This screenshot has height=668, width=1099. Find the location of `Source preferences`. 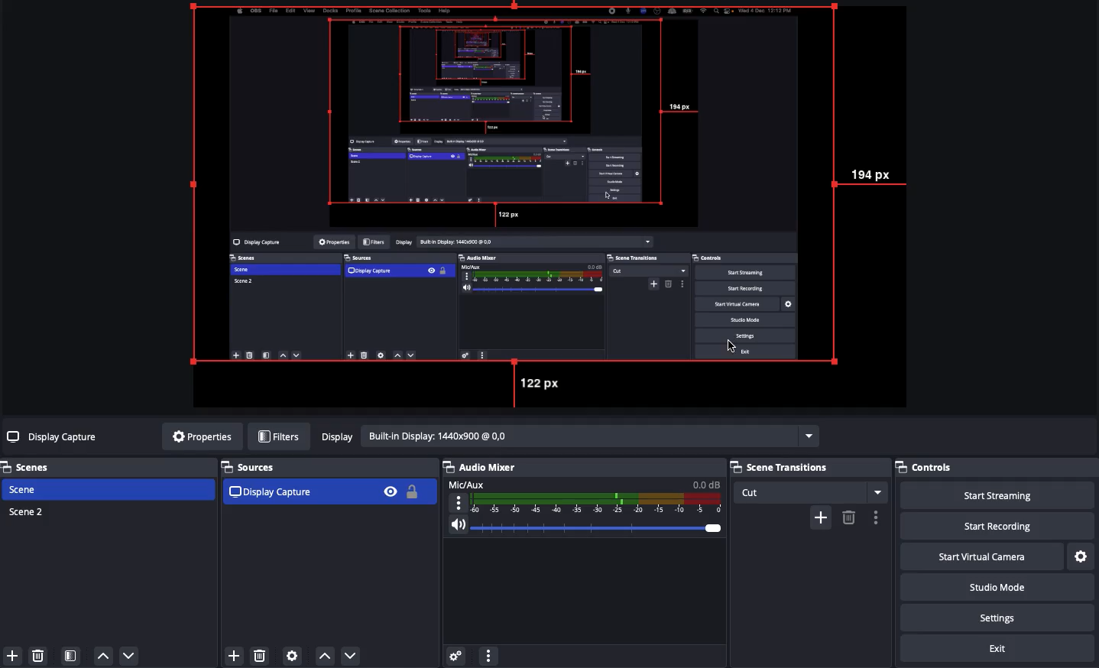

Source preferences is located at coordinates (294, 656).